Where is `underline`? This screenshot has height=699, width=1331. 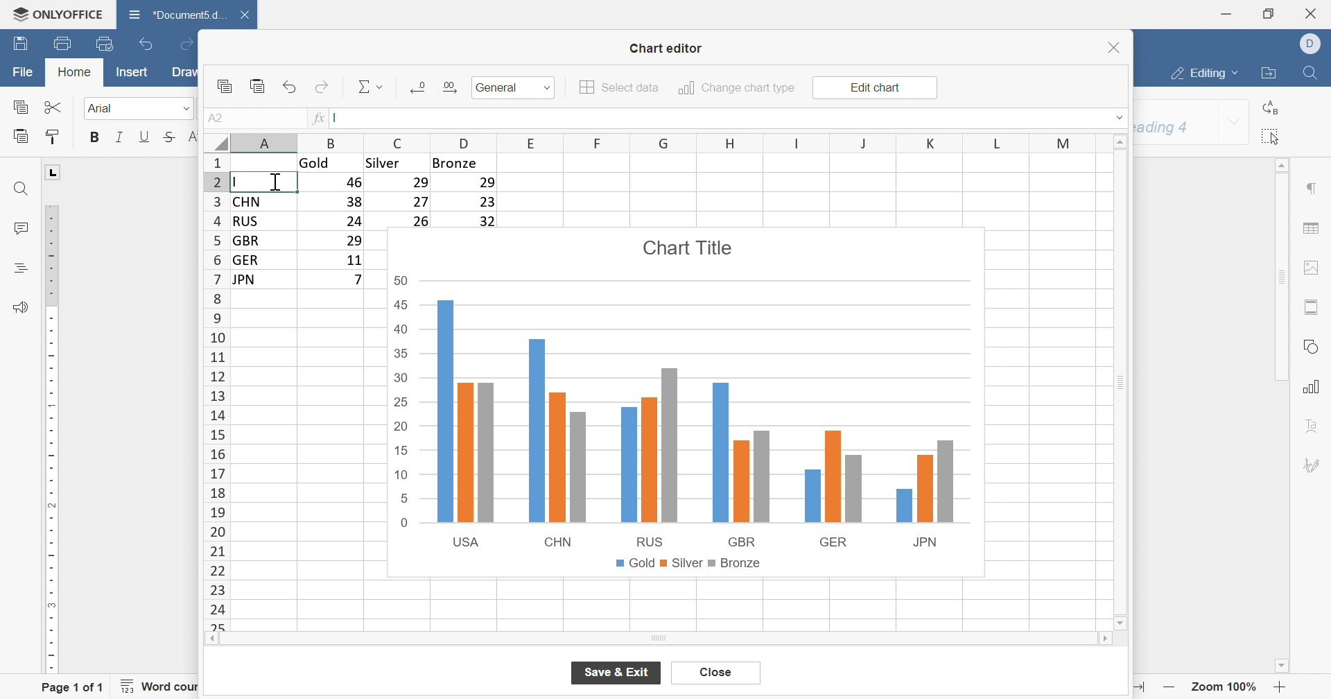 underline is located at coordinates (144, 137).